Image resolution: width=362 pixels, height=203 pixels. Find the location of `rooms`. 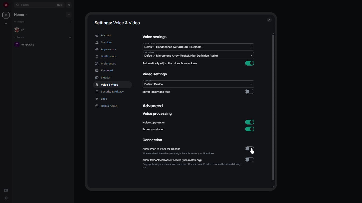

rooms is located at coordinates (21, 37).